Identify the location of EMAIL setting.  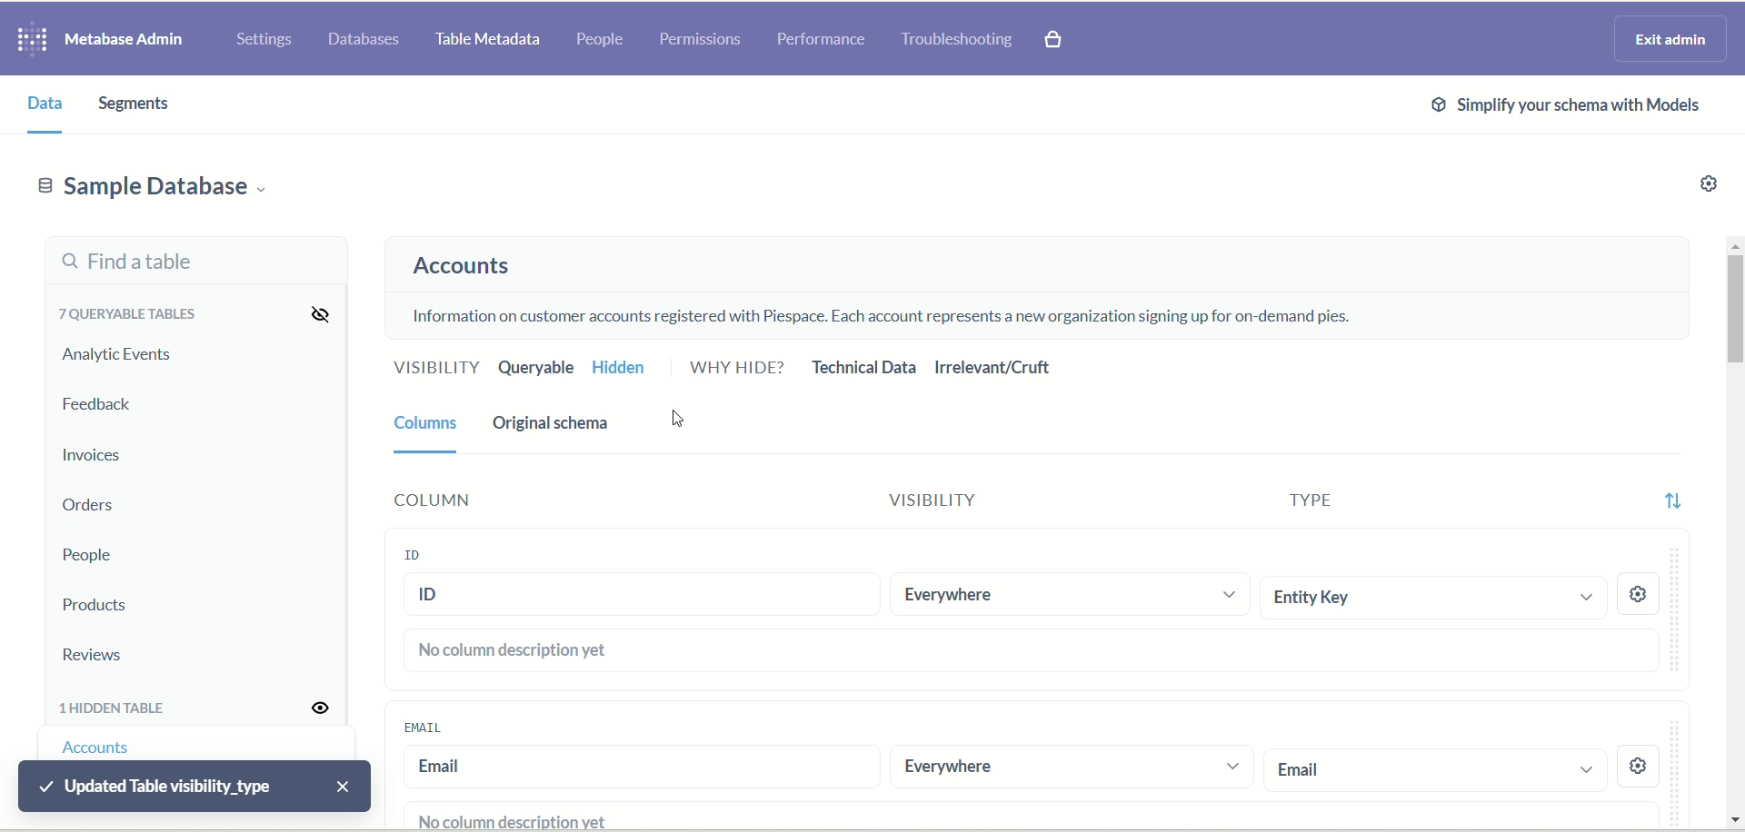
(1653, 768).